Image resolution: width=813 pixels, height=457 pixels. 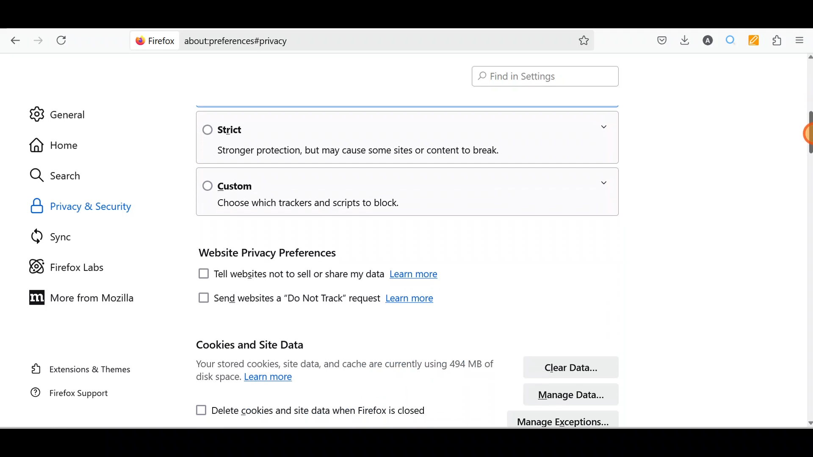 I want to click on Stronger protection, but may cause some sites or content to break., so click(x=351, y=151).